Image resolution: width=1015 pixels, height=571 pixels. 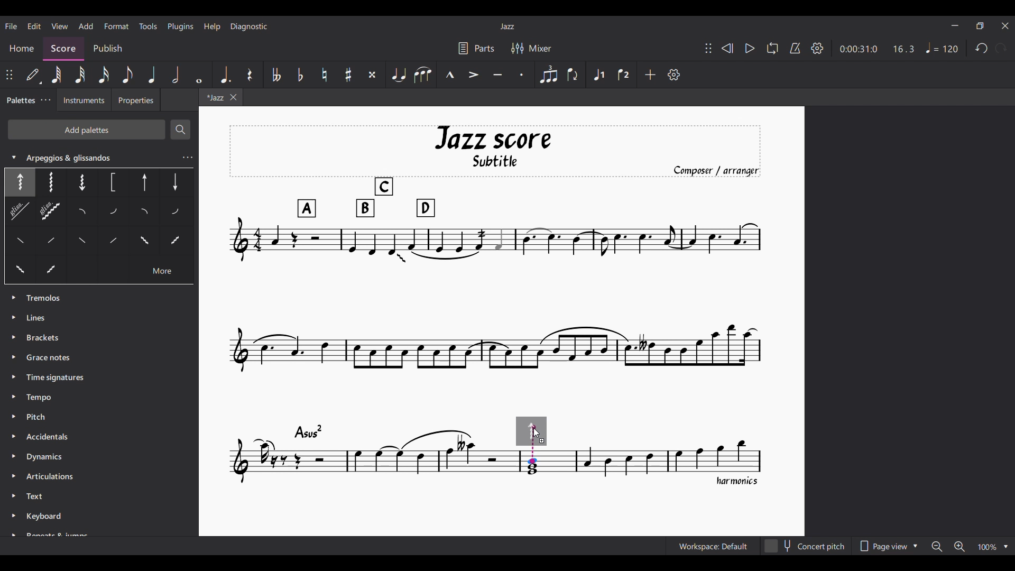 What do you see at coordinates (713, 546) in the screenshot?
I see `Current workspace setting` at bounding box center [713, 546].